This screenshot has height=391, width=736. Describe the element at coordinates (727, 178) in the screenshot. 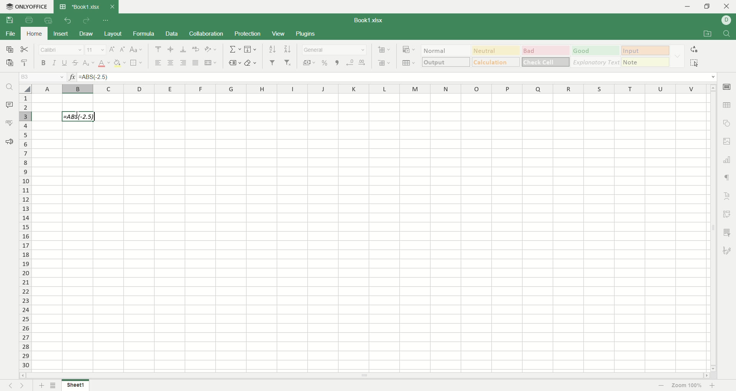

I see `paragraph settings` at that location.